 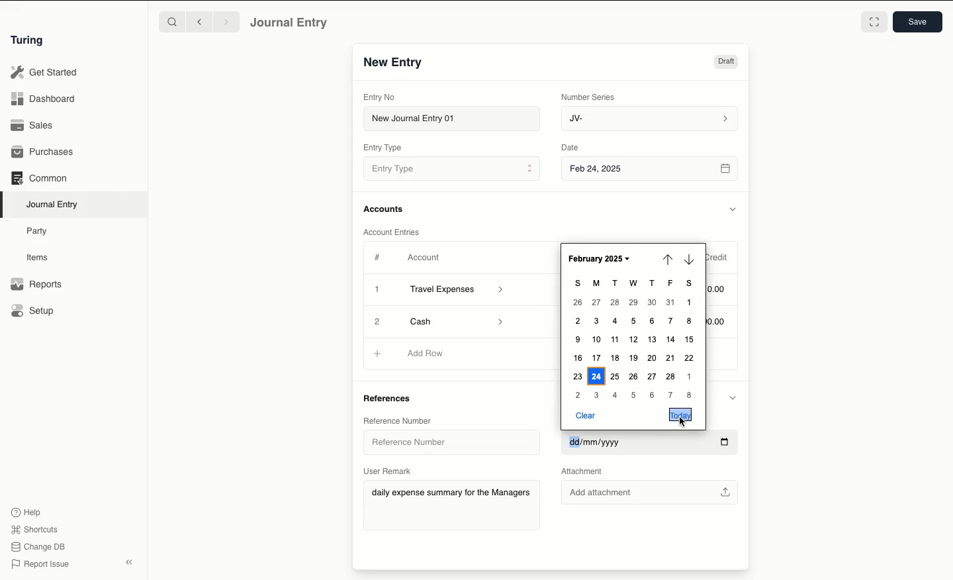 What do you see at coordinates (588, 471) in the screenshot?
I see `Attachment` at bounding box center [588, 471].